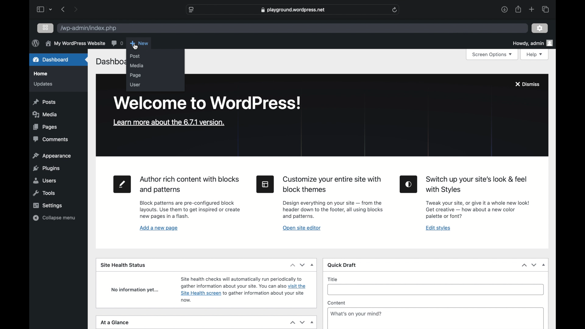 The width and height of the screenshot is (585, 329). What do you see at coordinates (44, 127) in the screenshot?
I see `pages` at bounding box center [44, 127].